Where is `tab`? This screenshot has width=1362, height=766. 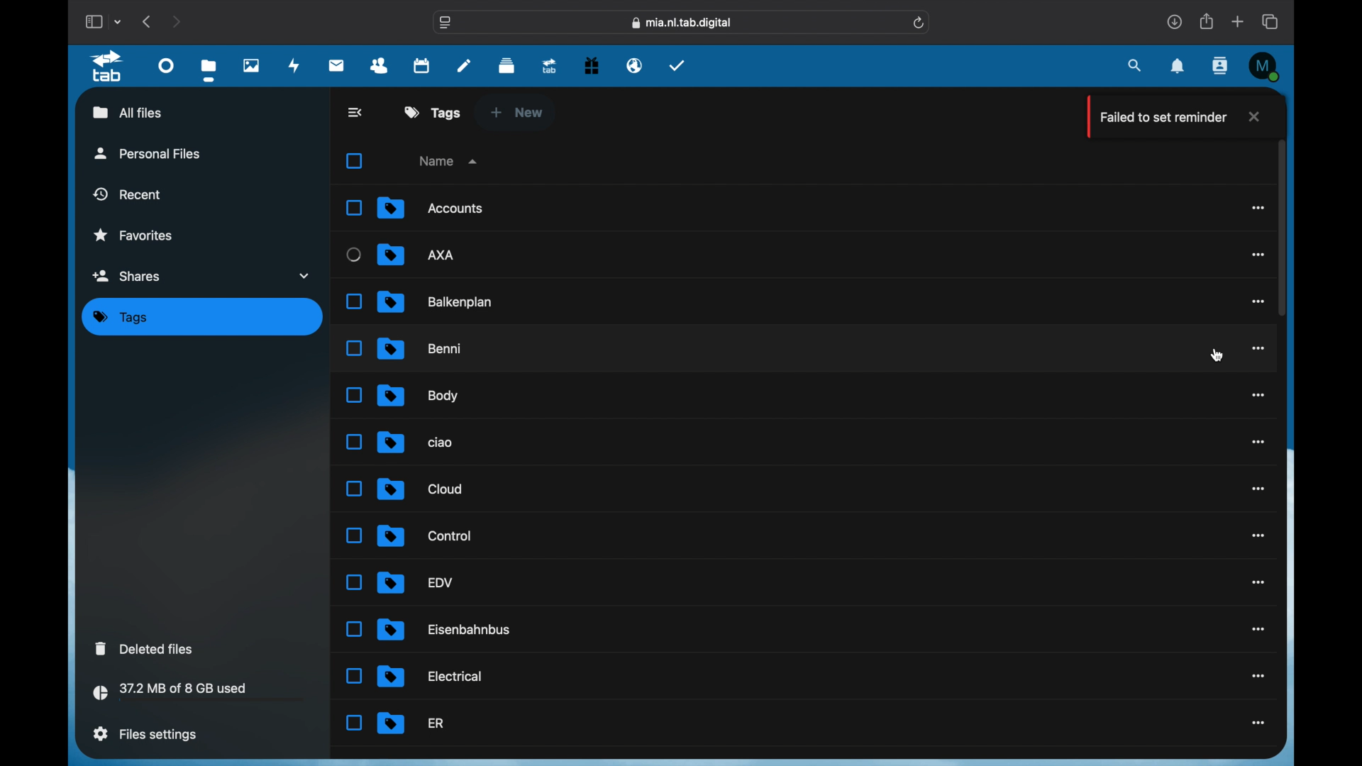 tab is located at coordinates (109, 67).